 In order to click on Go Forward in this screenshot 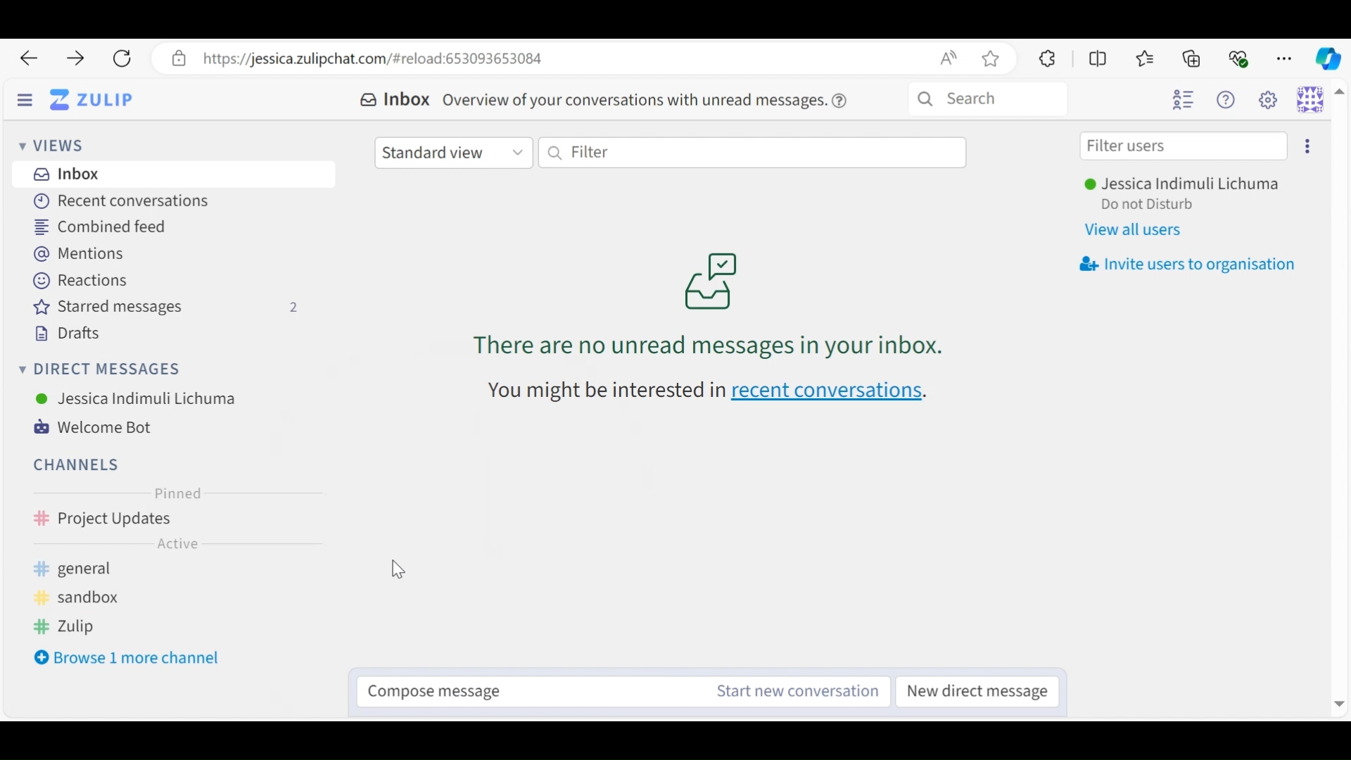, I will do `click(70, 58)`.